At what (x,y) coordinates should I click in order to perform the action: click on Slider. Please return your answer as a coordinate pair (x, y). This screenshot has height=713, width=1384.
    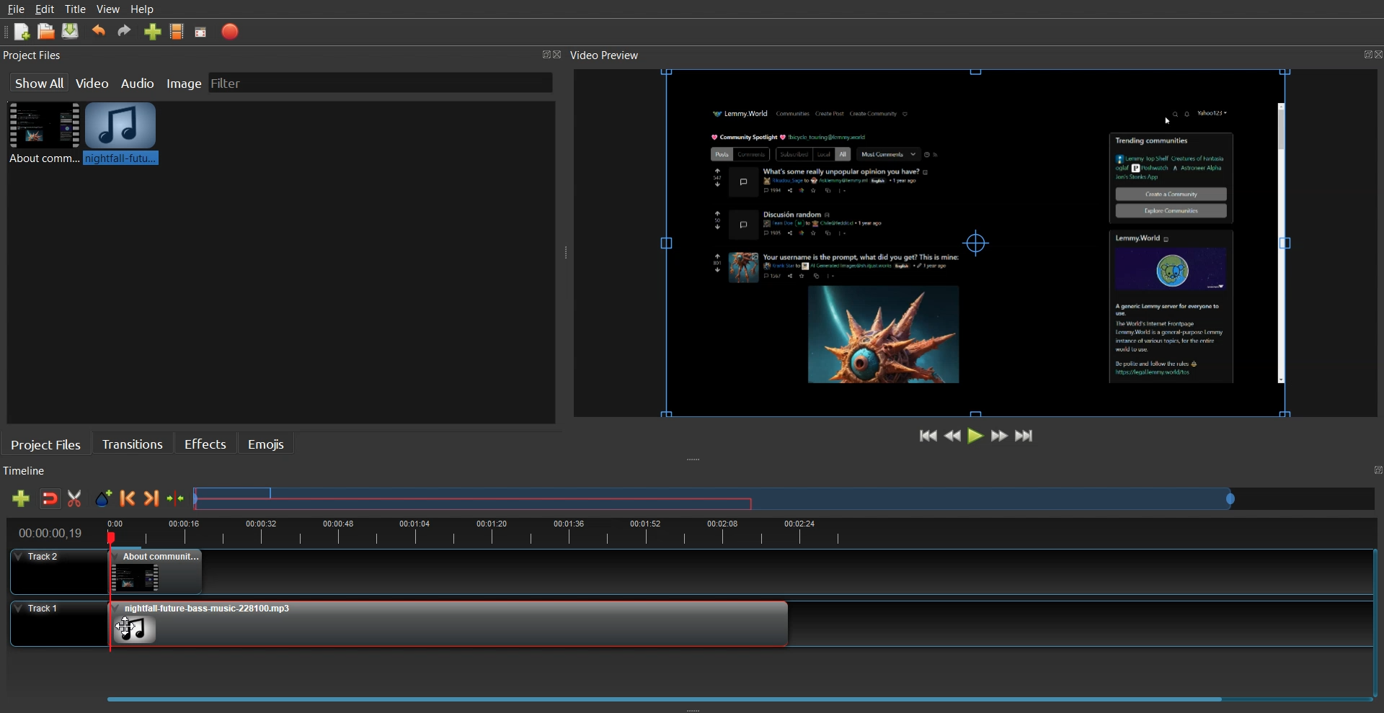
    Looking at the image, I should click on (689, 694).